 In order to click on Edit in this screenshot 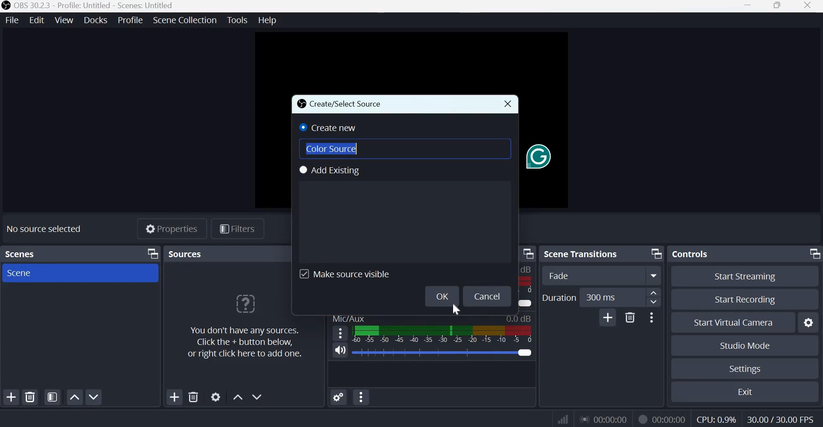, I will do `click(38, 19)`.